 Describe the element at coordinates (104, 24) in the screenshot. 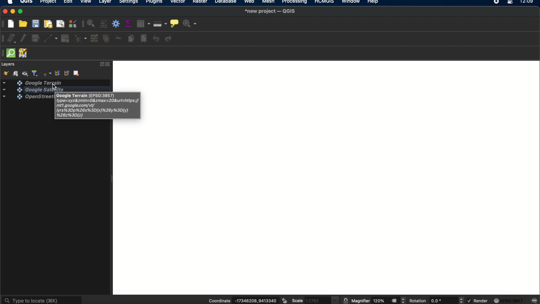

I see `open field calculator` at that location.